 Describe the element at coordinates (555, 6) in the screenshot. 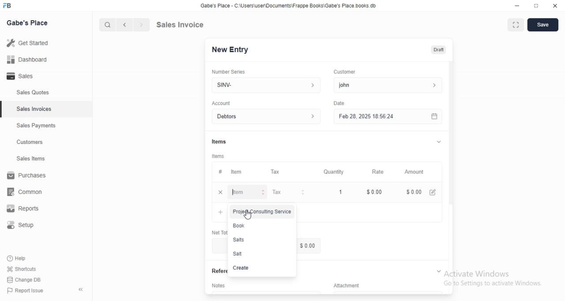

I see `close` at that location.